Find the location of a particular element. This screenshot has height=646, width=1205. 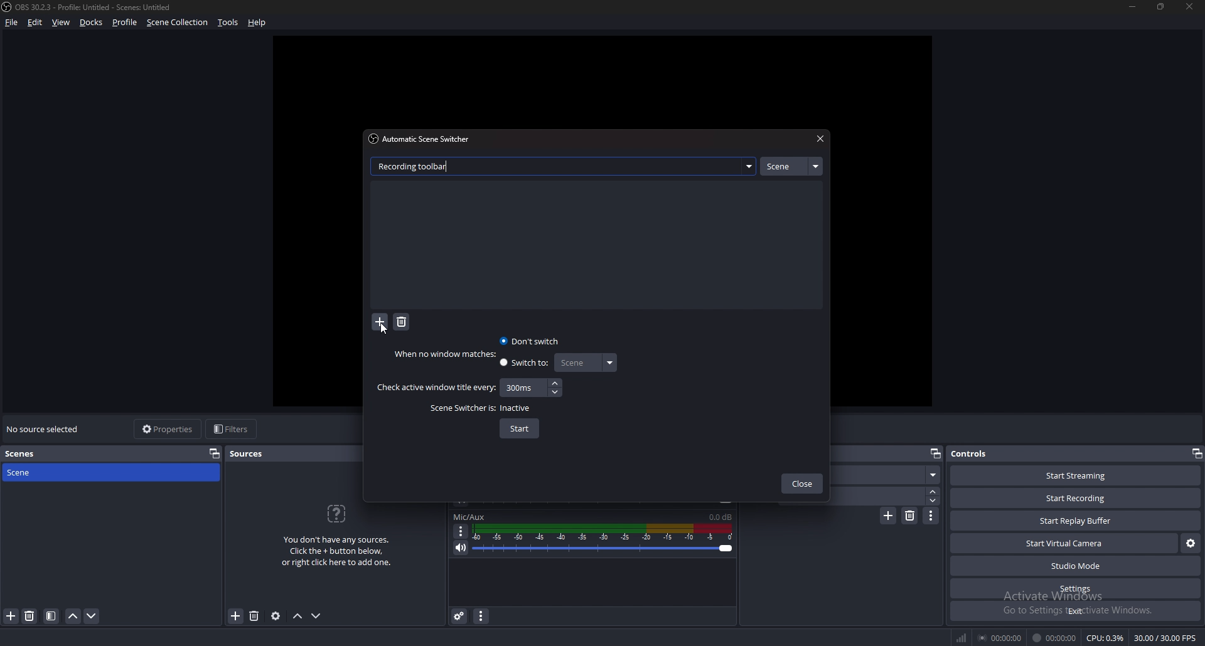

scene is located at coordinates (33, 472).